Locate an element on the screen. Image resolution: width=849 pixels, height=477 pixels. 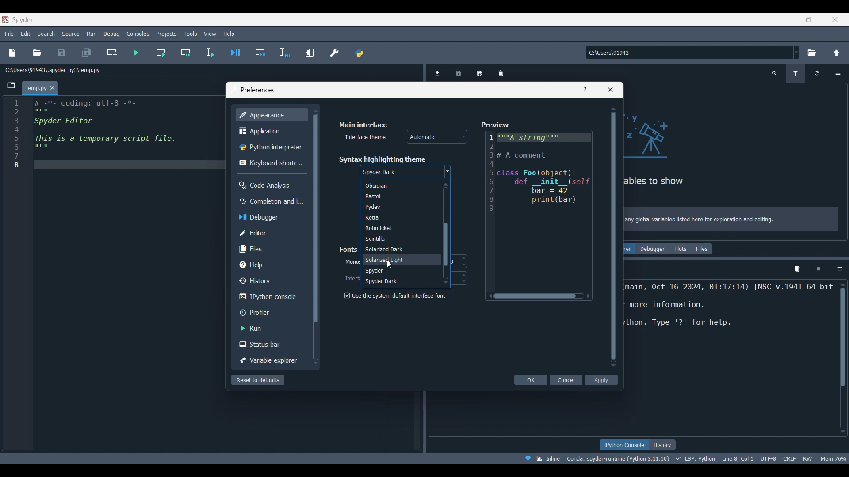
Variable explorer is located at coordinates (271, 360).